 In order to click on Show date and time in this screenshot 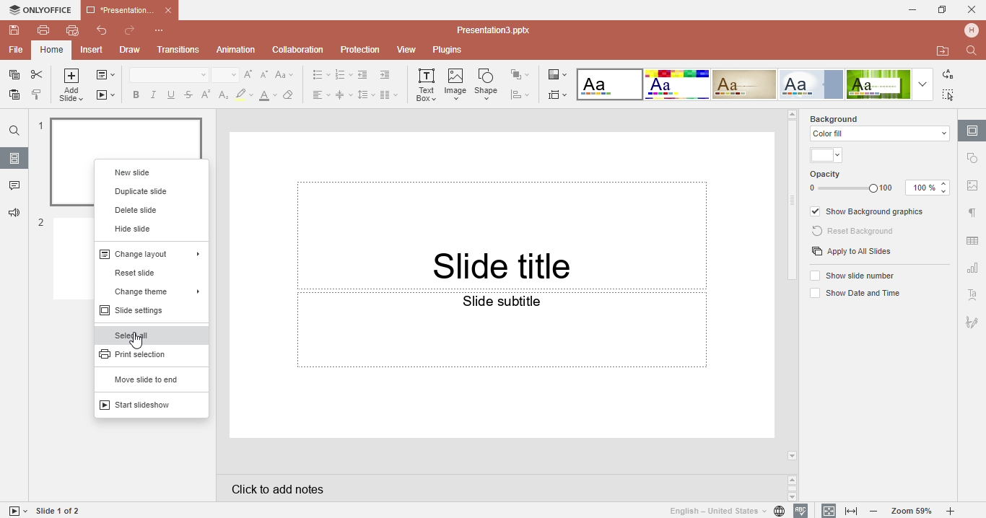, I will do `click(853, 294)`.